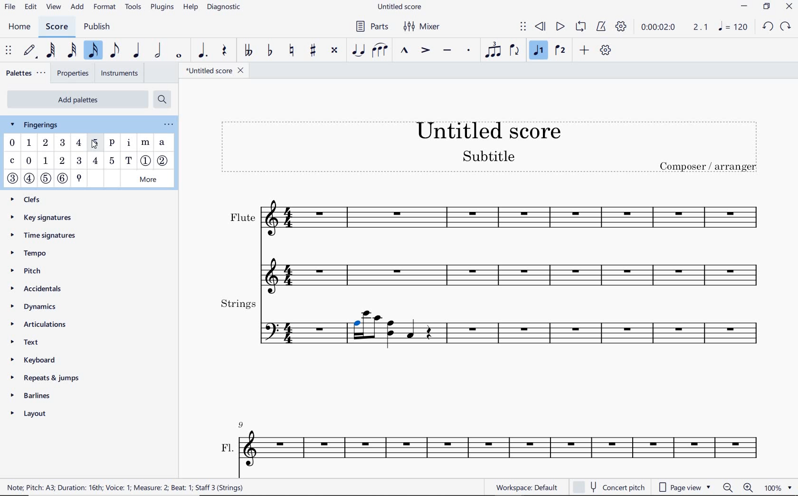  I want to click on select to move, so click(522, 27).